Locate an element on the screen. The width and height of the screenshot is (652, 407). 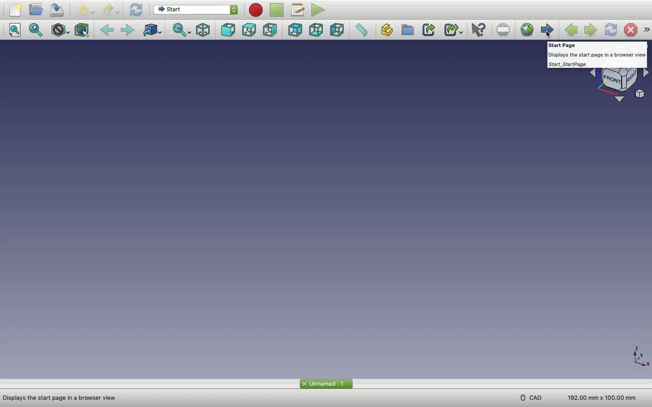
Execute macros is located at coordinates (318, 10).